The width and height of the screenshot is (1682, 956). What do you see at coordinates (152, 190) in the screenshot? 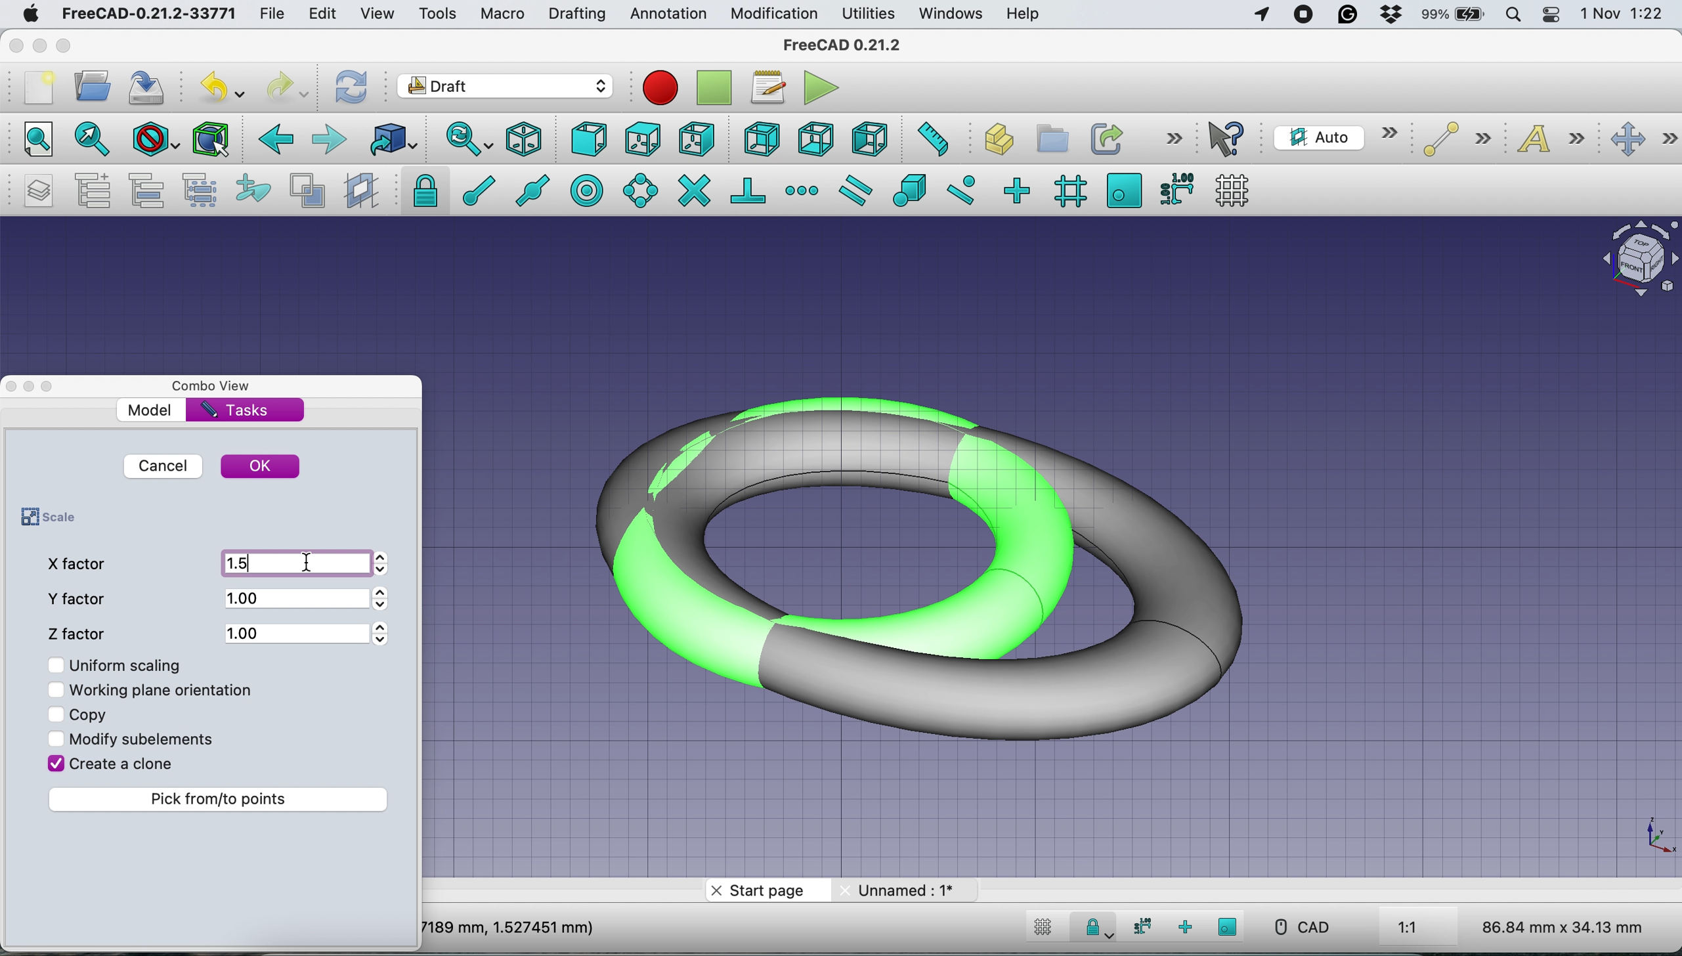
I see `move to group` at bounding box center [152, 190].